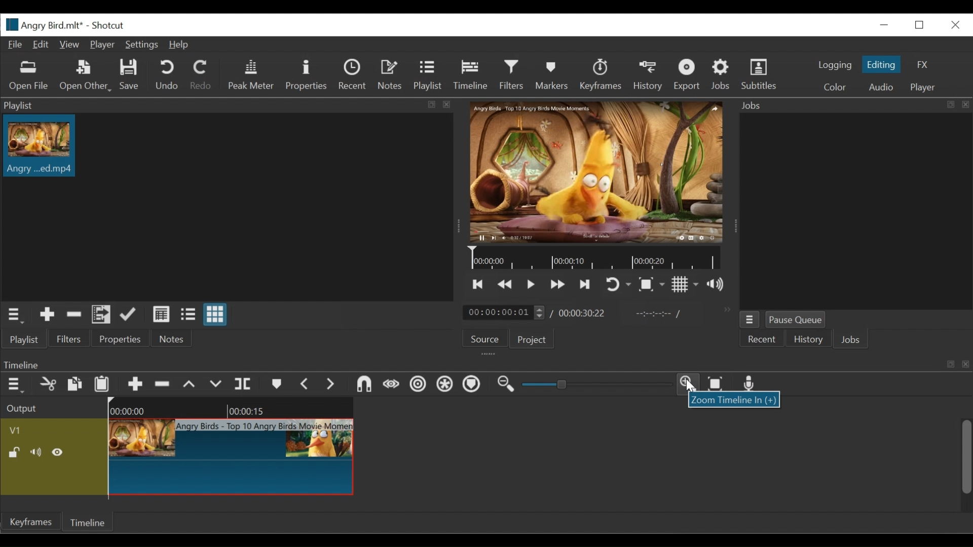 The width and height of the screenshot is (973, 547). I want to click on Split at playhead, so click(244, 382).